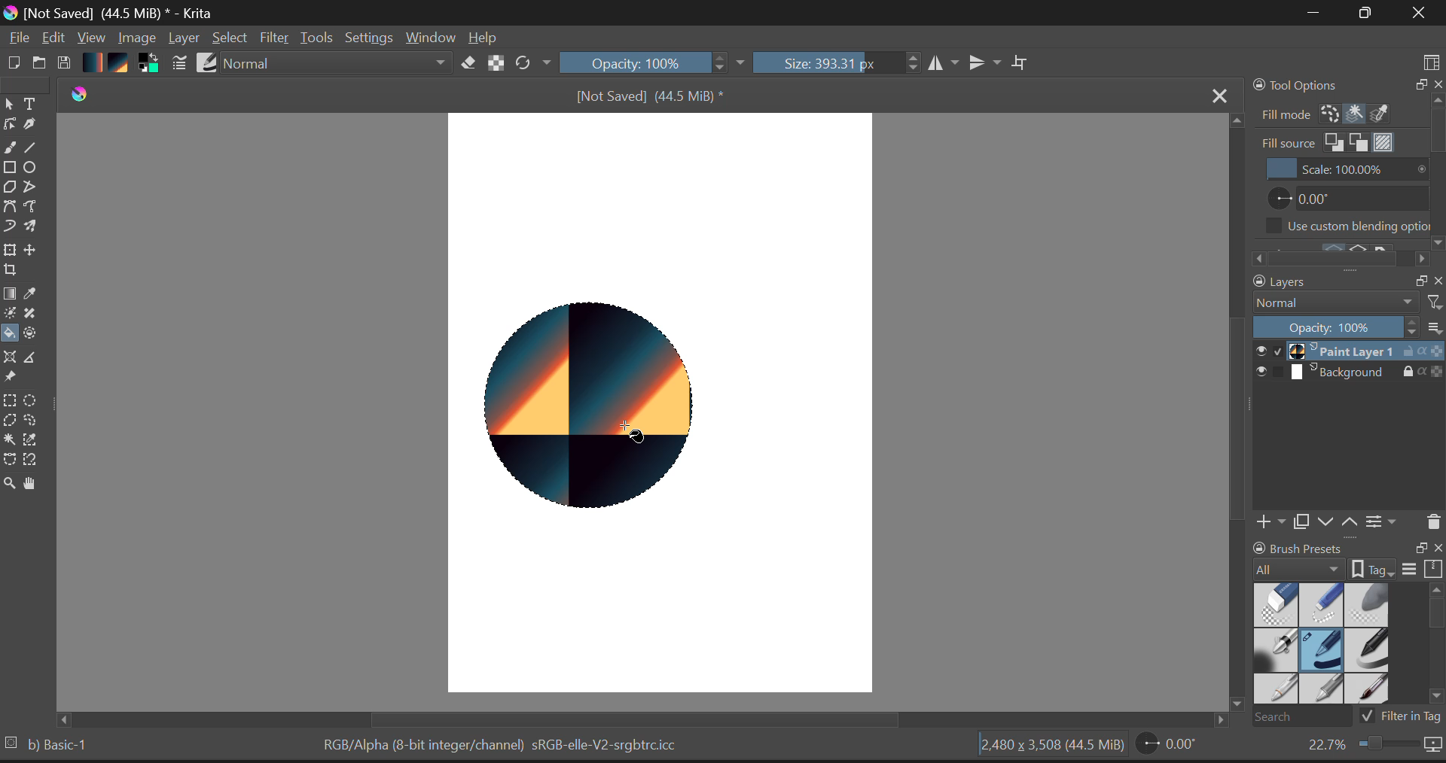  What do you see at coordinates (9, 315) in the screenshot?
I see `Colorize Mask Tool` at bounding box center [9, 315].